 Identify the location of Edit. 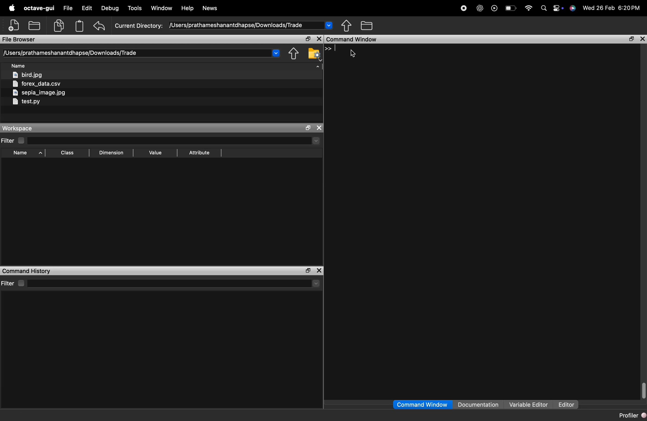
(87, 8).